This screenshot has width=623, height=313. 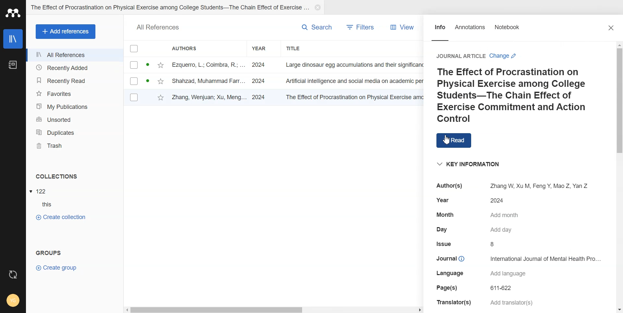 I want to click on Journal Article, so click(x=460, y=56).